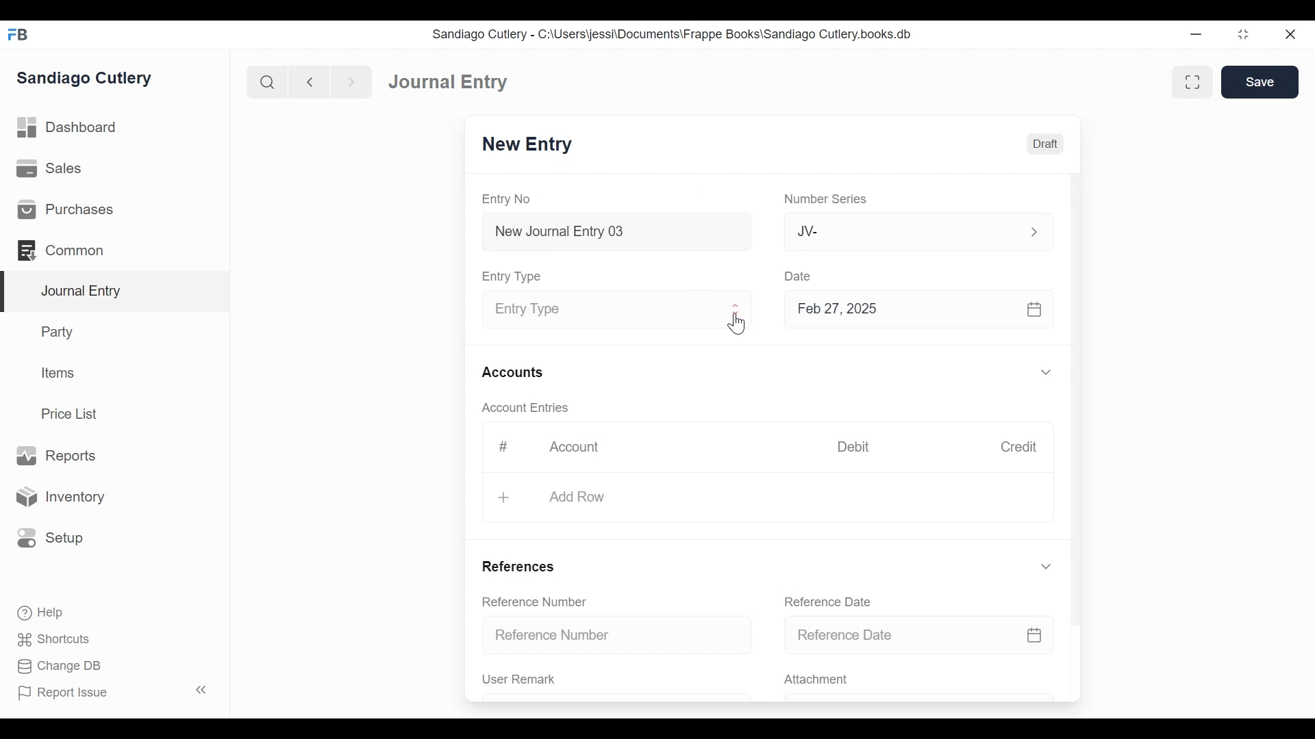 This screenshot has width=1315, height=739. I want to click on Report Issue, so click(64, 693).